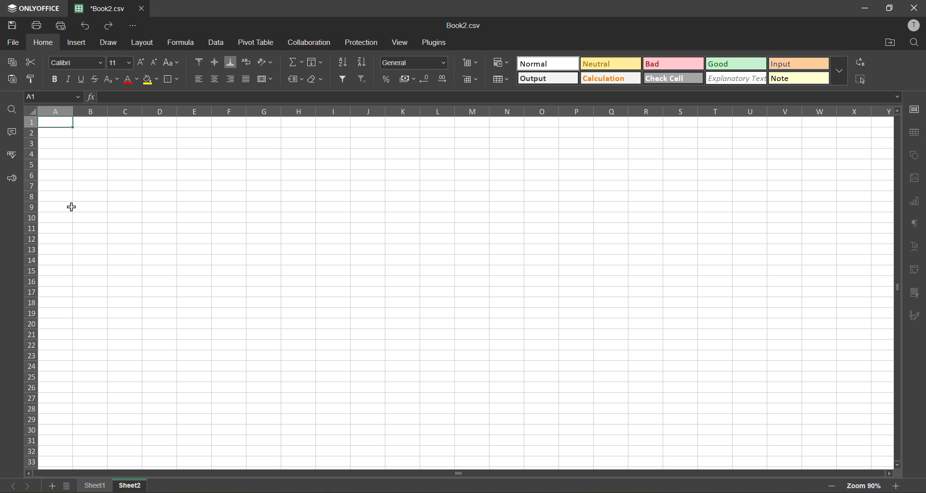 The width and height of the screenshot is (926, 493). I want to click on merge and center, so click(266, 79).